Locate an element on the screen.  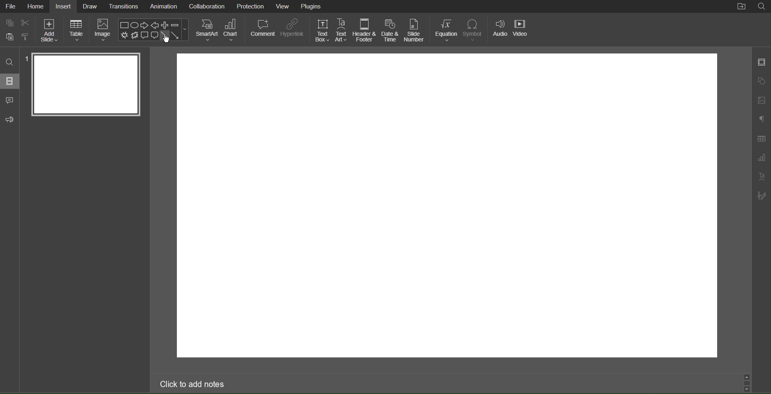
Paste is located at coordinates (8, 36).